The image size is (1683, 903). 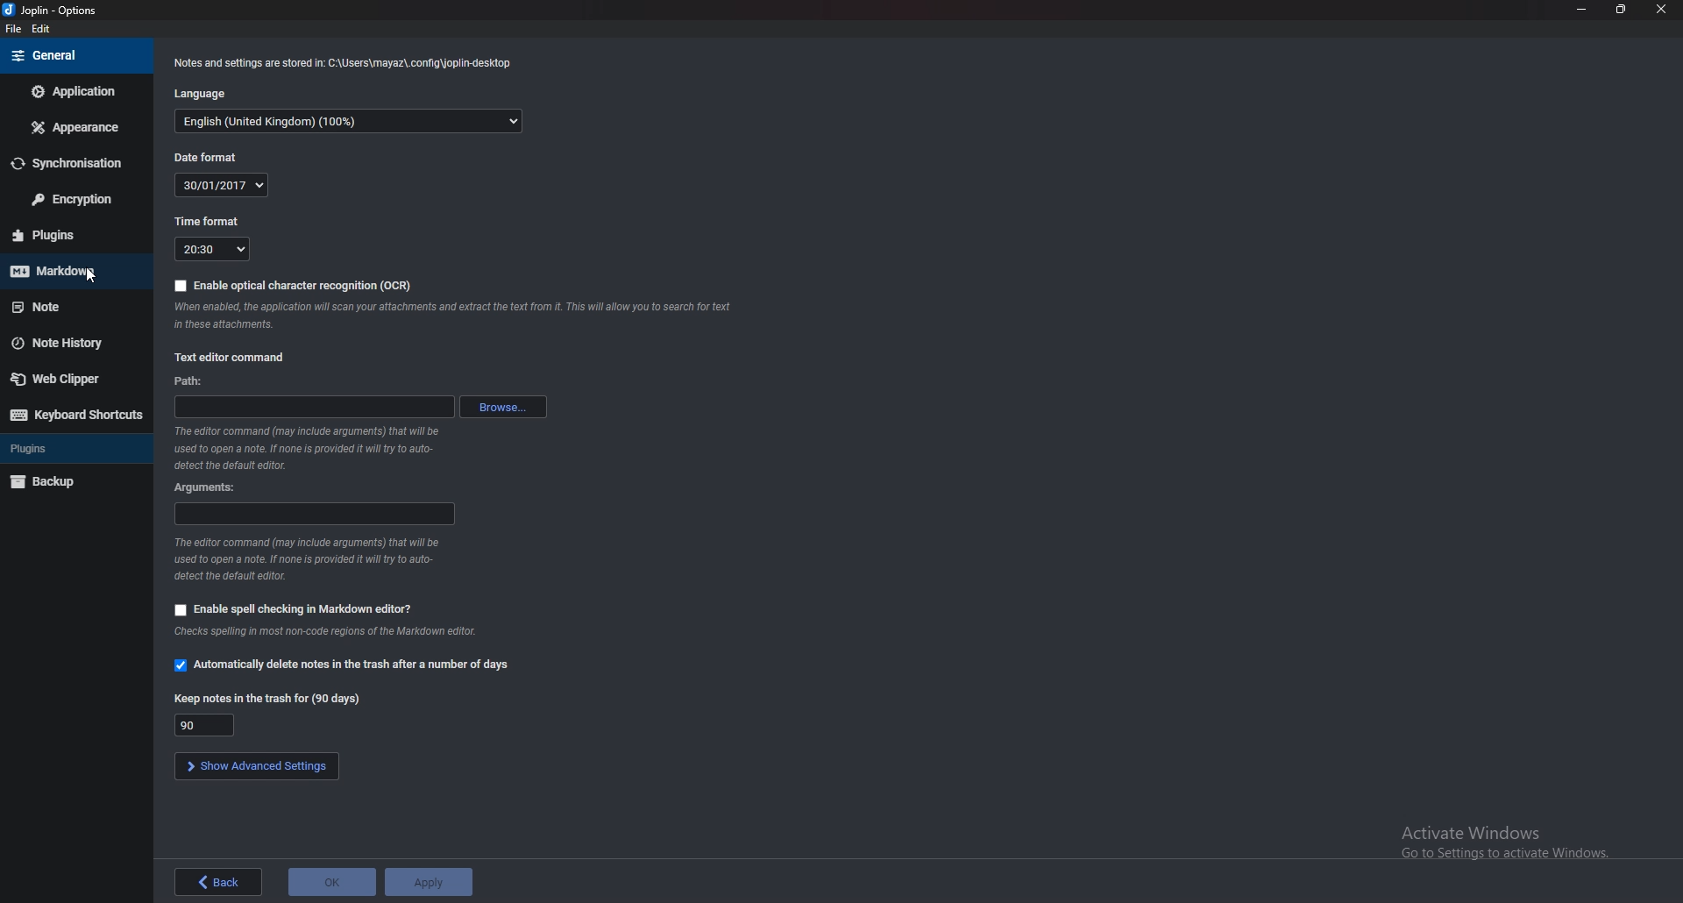 I want to click on Plugins, so click(x=68, y=233).